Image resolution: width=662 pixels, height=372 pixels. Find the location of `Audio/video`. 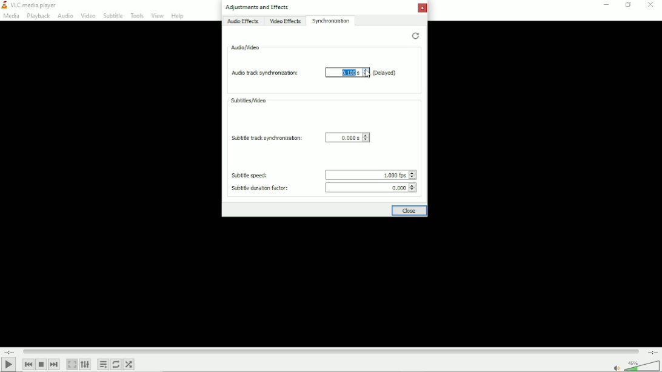

Audio/video is located at coordinates (245, 47).